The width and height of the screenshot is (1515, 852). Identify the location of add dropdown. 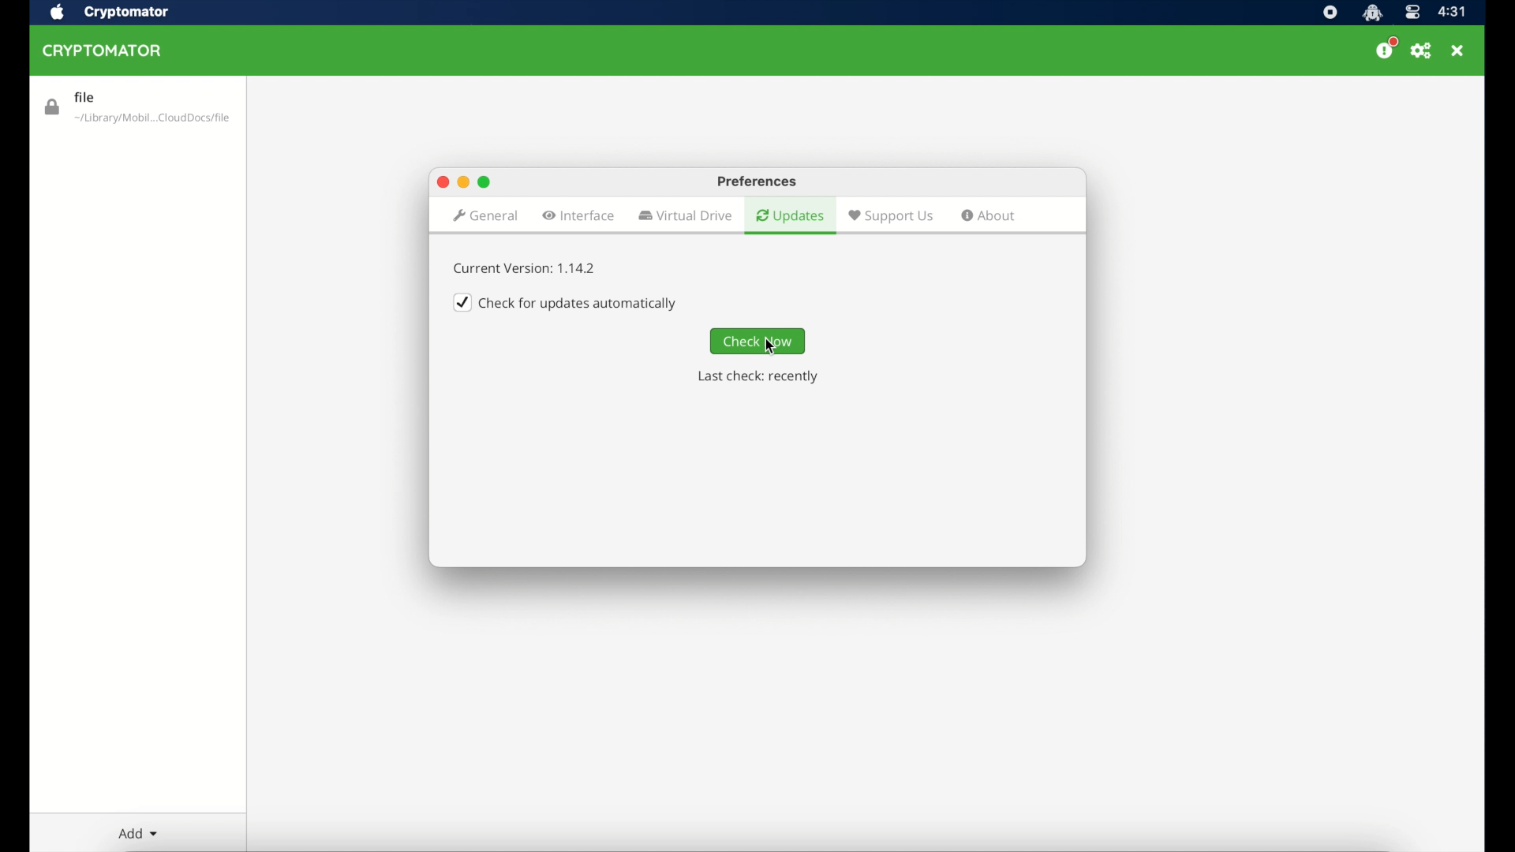
(138, 834).